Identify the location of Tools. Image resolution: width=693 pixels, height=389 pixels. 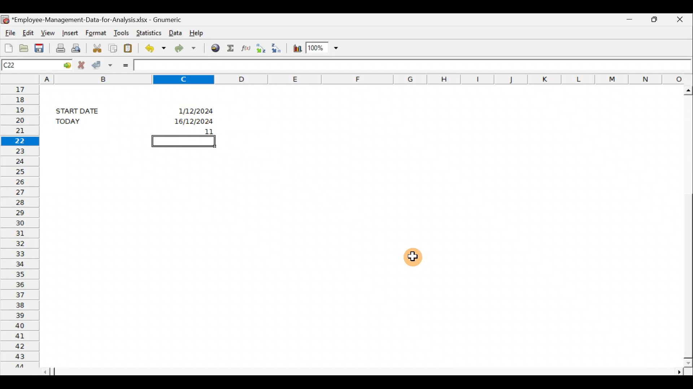
(121, 31).